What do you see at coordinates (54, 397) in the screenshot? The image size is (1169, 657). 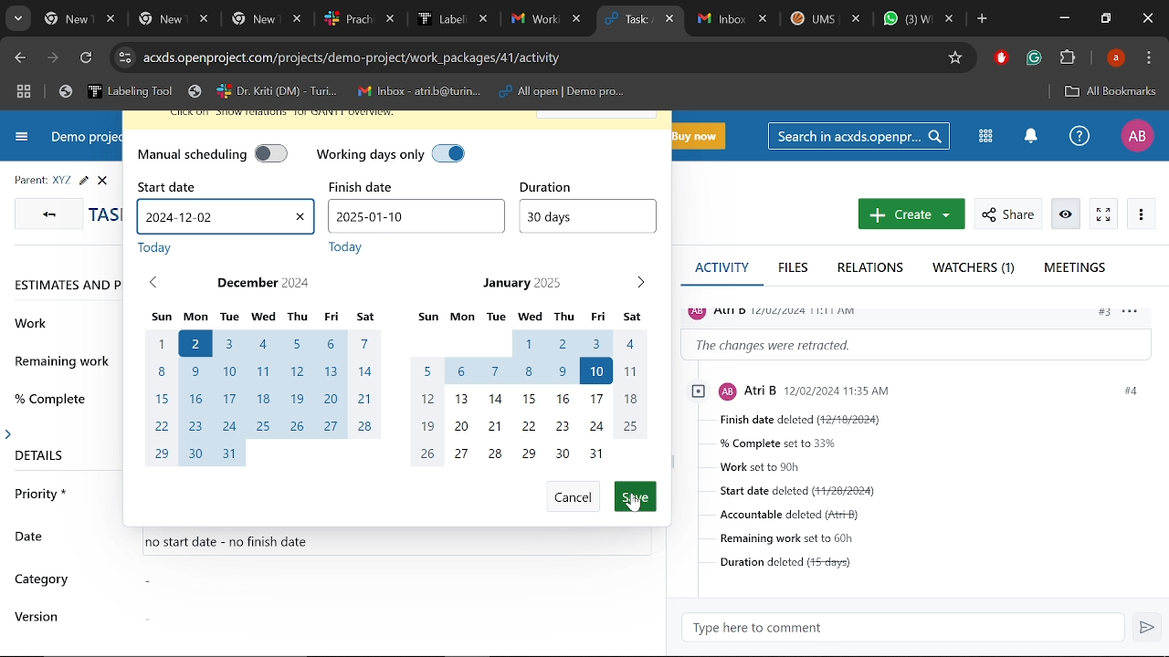 I see `% complete` at bounding box center [54, 397].